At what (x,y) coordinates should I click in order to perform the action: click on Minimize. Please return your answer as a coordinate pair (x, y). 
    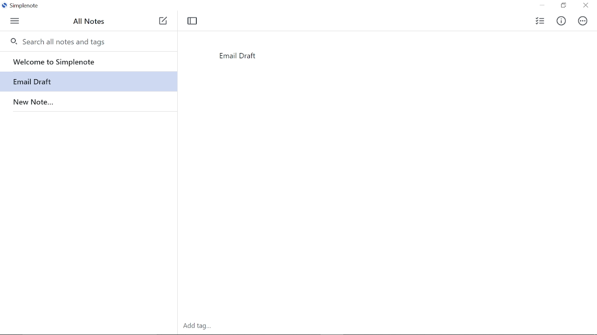
    Looking at the image, I should click on (542, 6).